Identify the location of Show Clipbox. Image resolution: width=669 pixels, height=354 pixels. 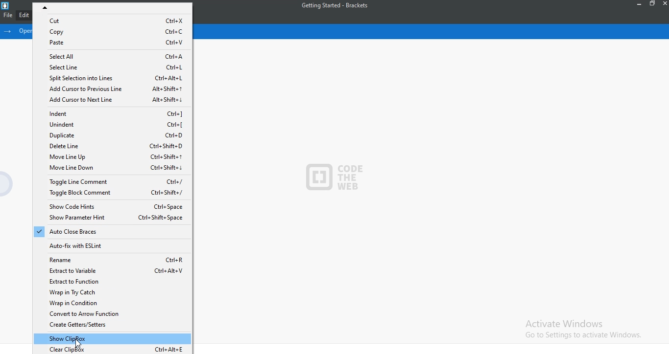
(114, 339).